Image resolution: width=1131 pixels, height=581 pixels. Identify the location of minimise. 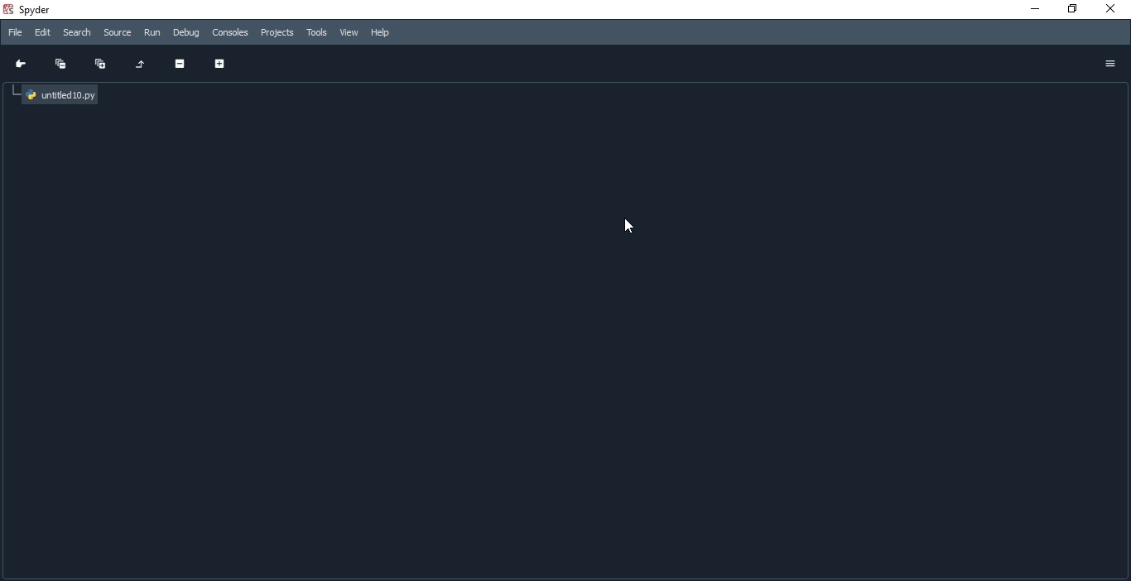
(1032, 12).